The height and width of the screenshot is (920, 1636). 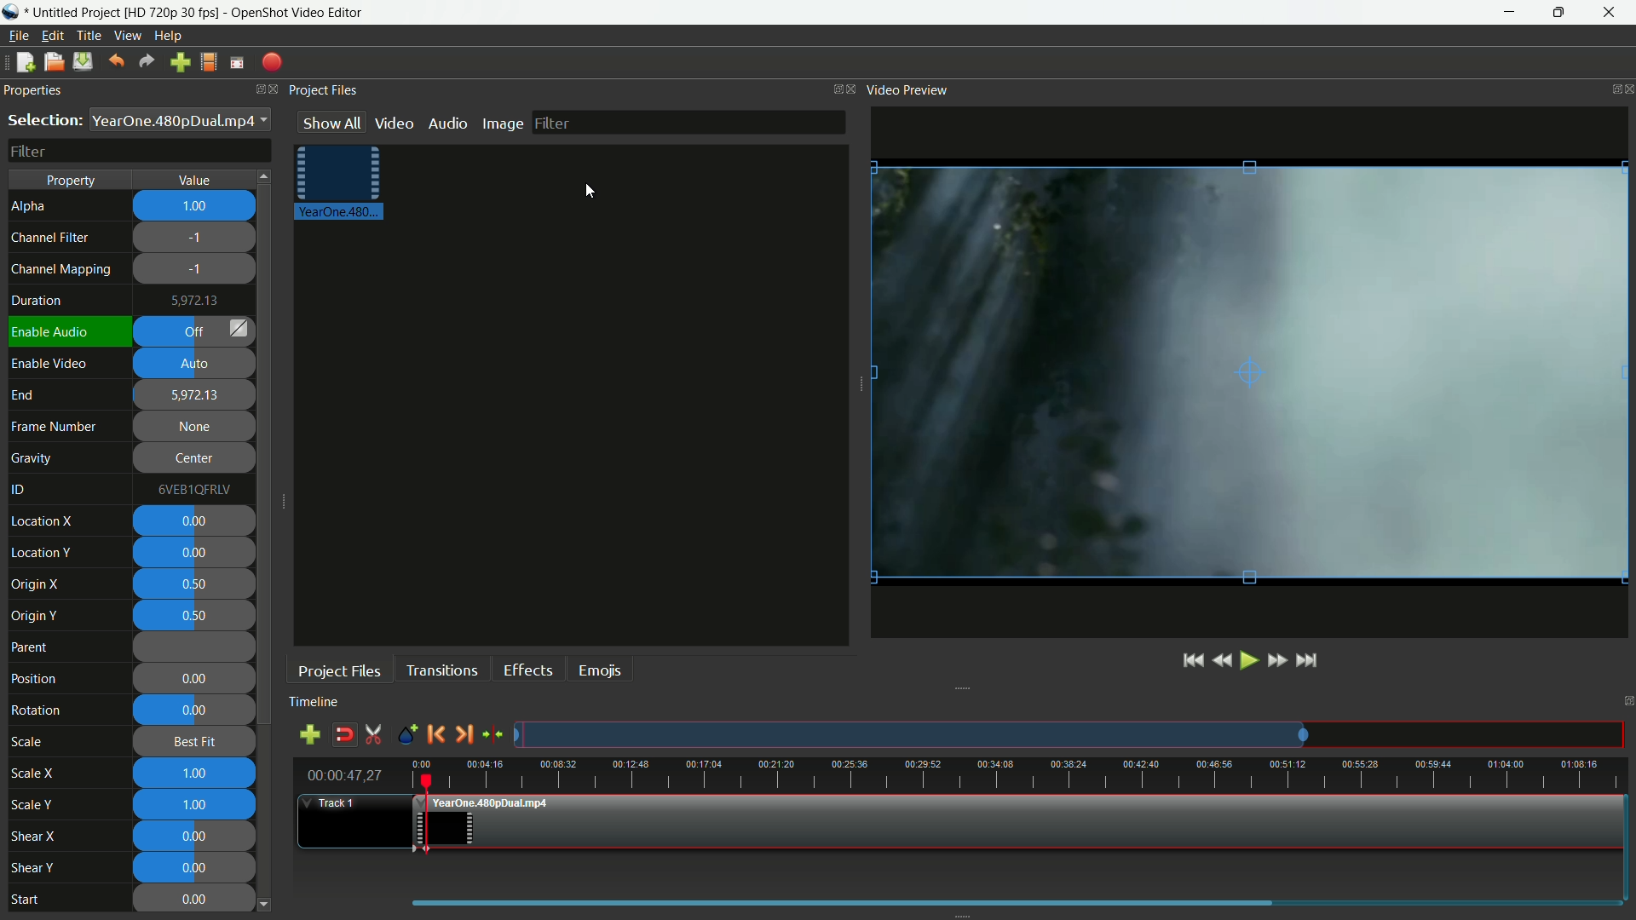 What do you see at coordinates (35, 616) in the screenshot?
I see `origin y` at bounding box center [35, 616].